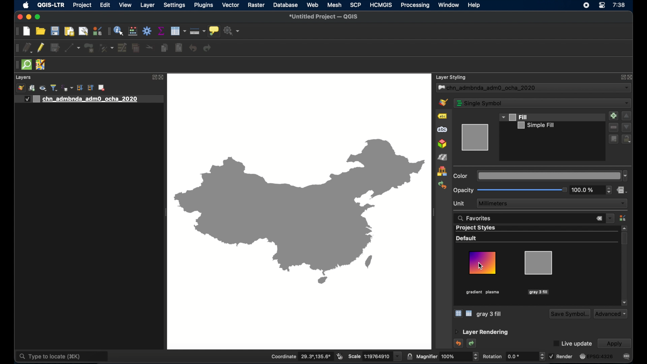 The image size is (647, 364). What do you see at coordinates (193, 48) in the screenshot?
I see `undo` at bounding box center [193, 48].